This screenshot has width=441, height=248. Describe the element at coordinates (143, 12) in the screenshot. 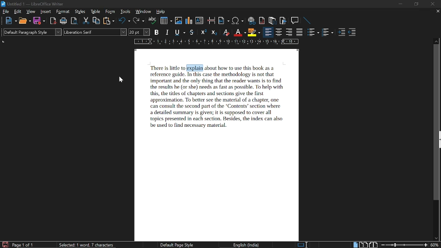

I see `window` at that location.